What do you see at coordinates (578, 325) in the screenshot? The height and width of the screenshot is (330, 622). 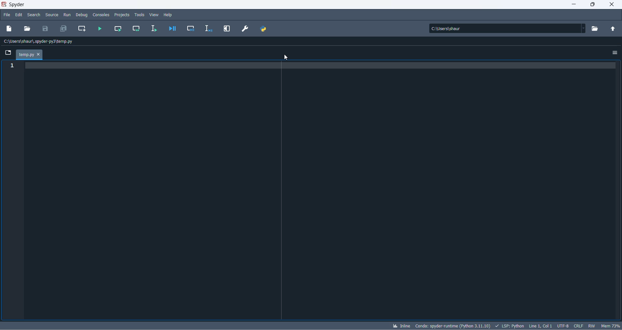 I see `file EOL status` at bounding box center [578, 325].